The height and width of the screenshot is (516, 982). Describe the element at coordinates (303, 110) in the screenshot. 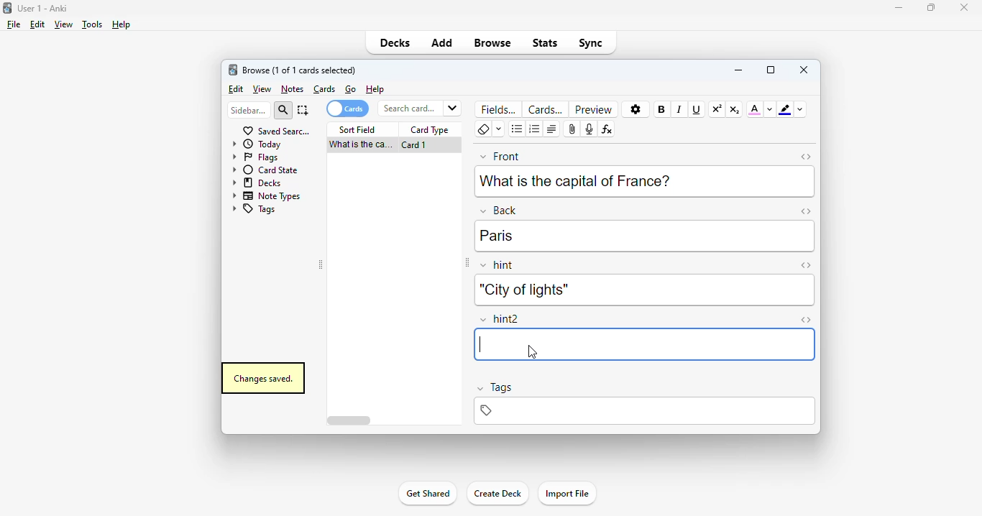

I see `select` at that location.